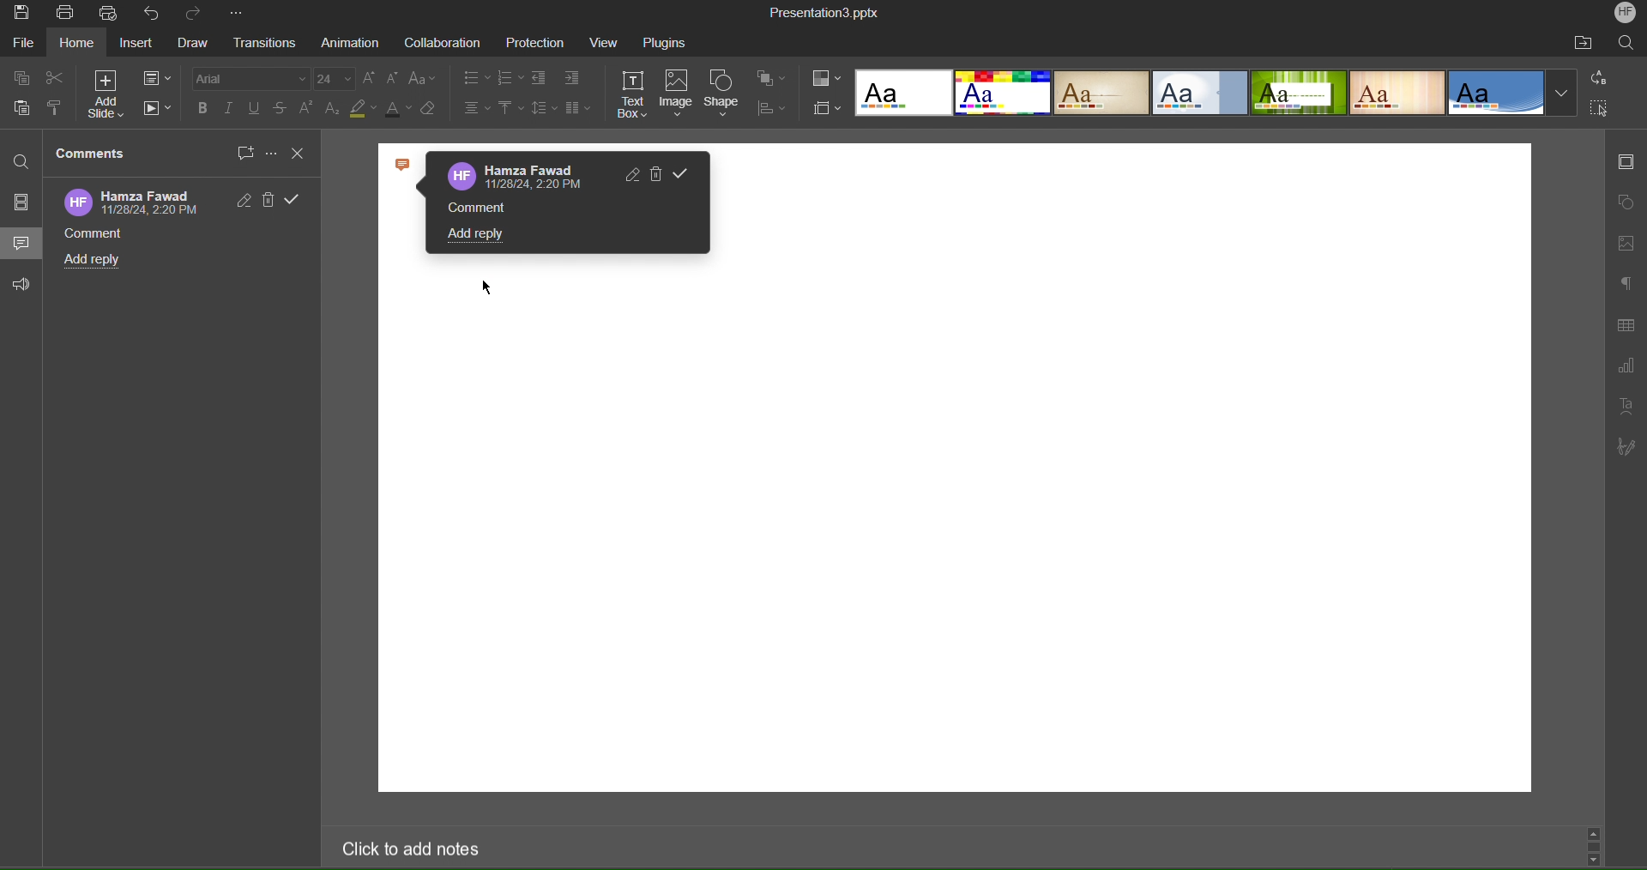  What do you see at coordinates (534, 185) in the screenshot?
I see `date and time` at bounding box center [534, 185].